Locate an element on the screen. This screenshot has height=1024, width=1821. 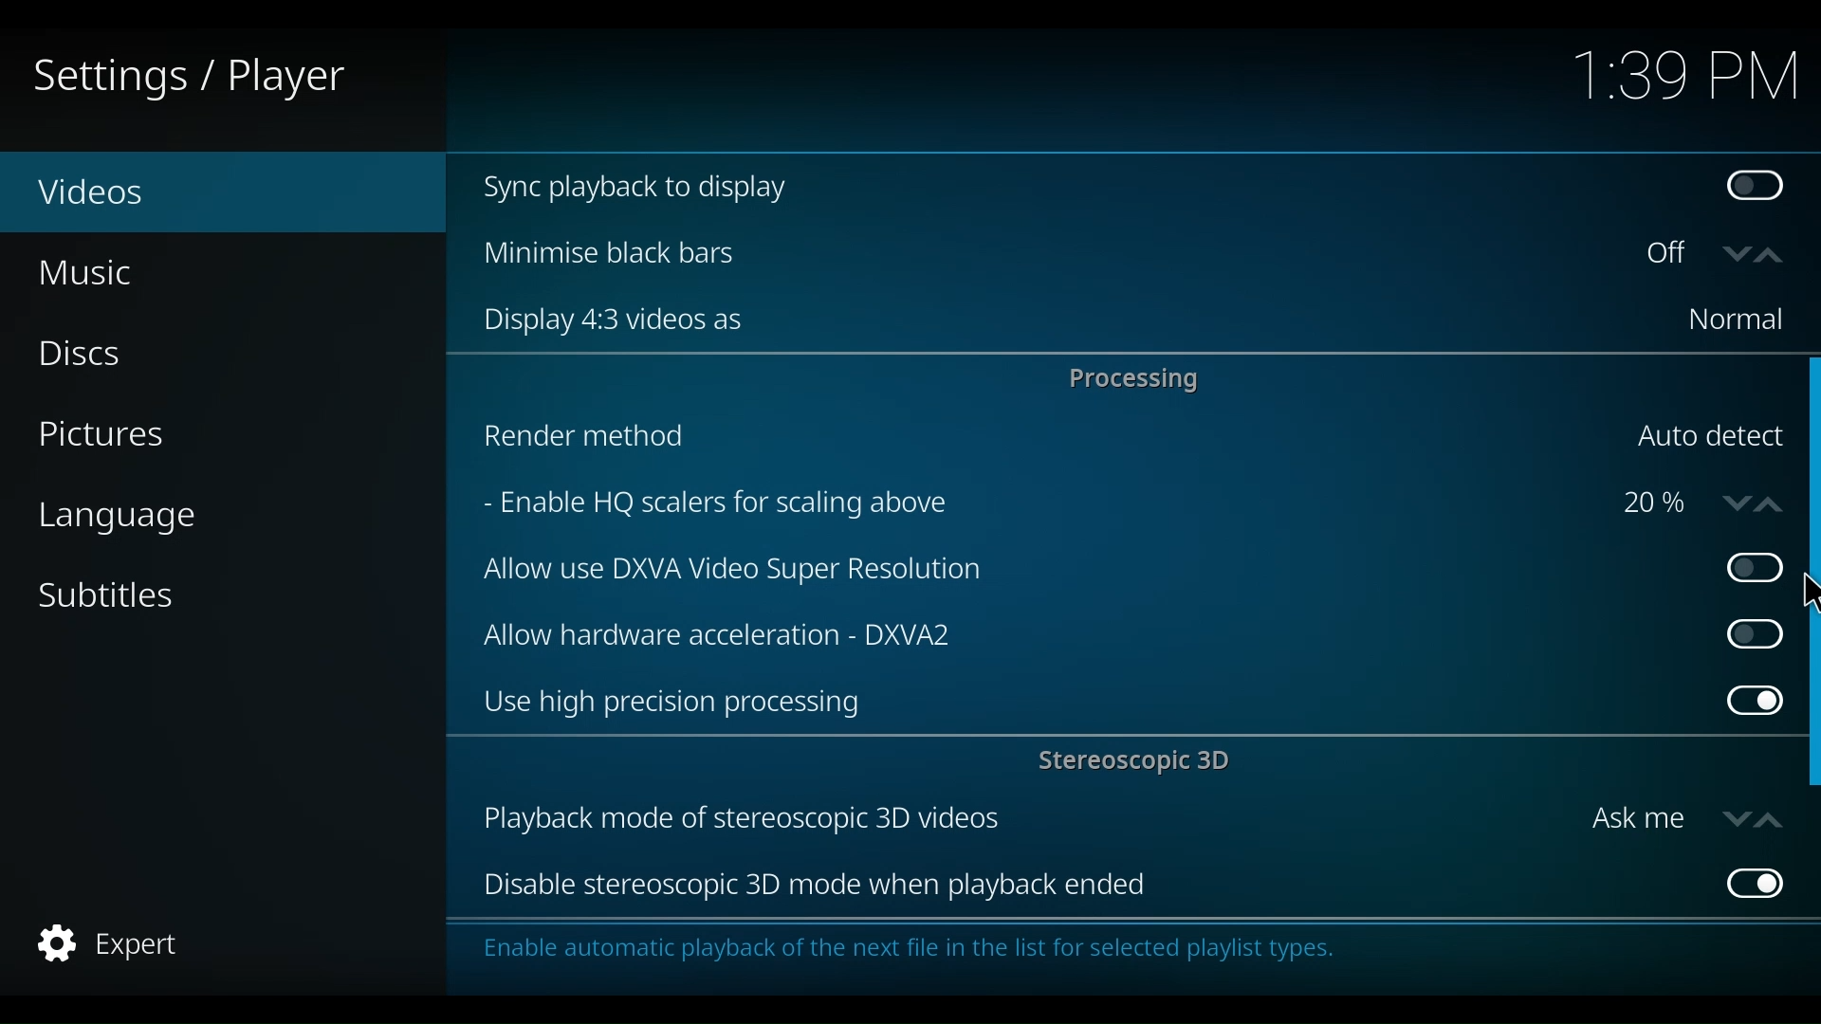
Cursor is located at coordinates (1805, 594).